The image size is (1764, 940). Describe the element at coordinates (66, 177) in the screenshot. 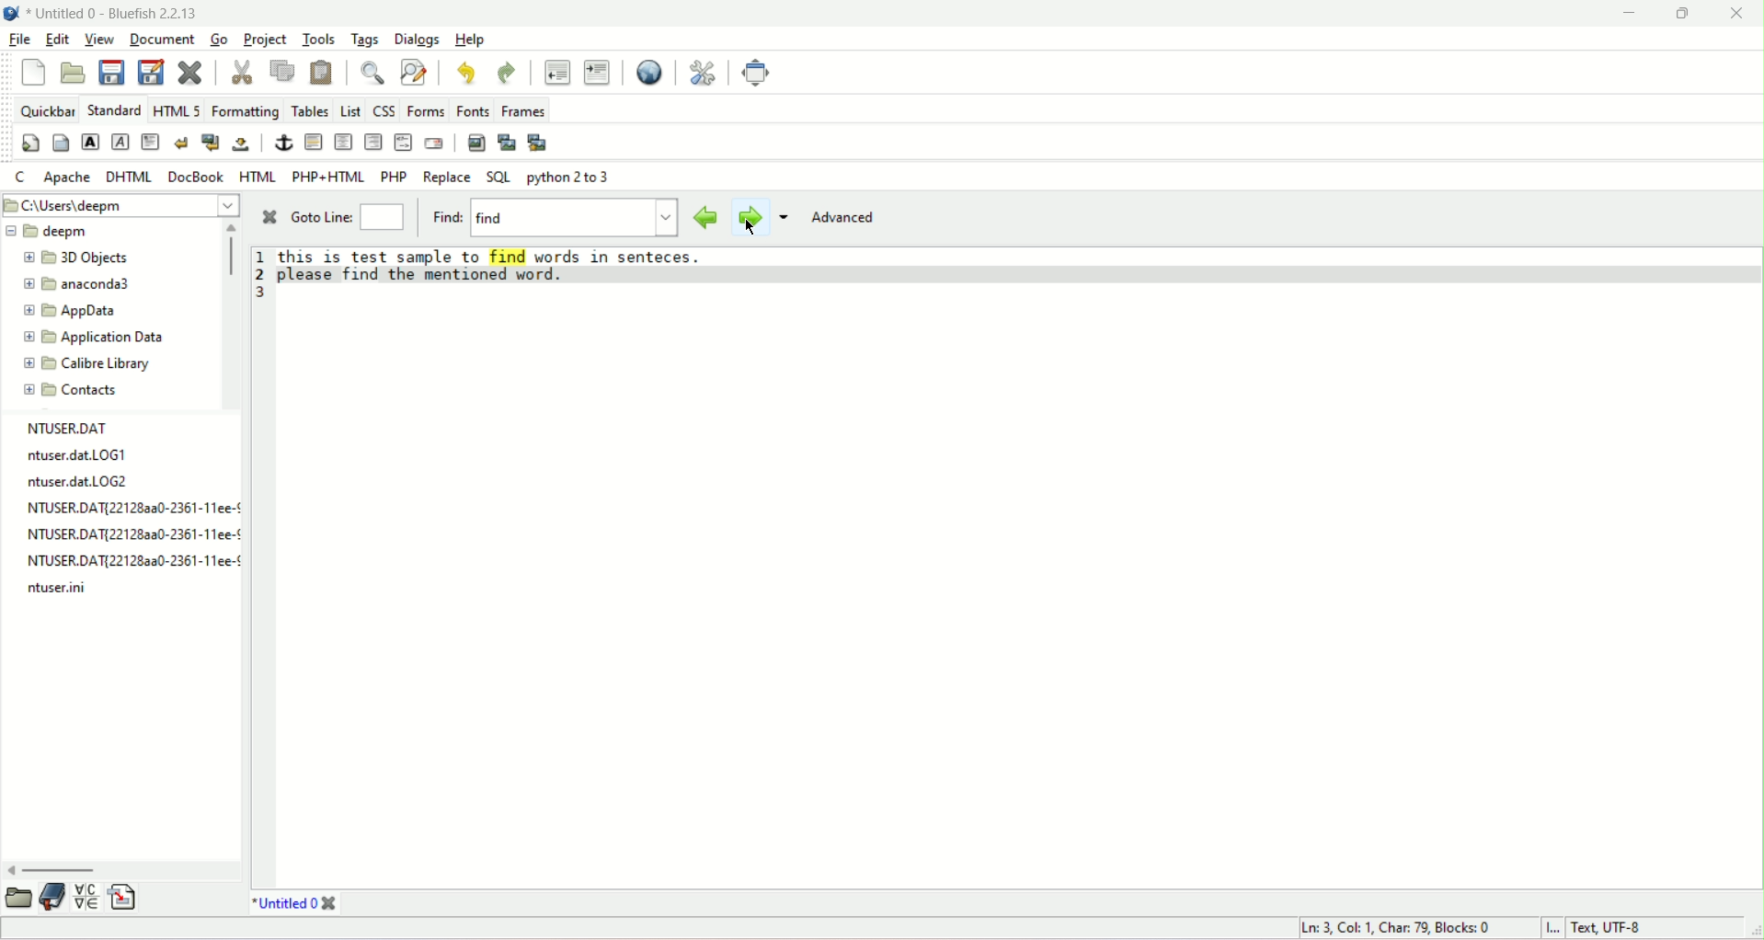

I see `Apache` at that location.